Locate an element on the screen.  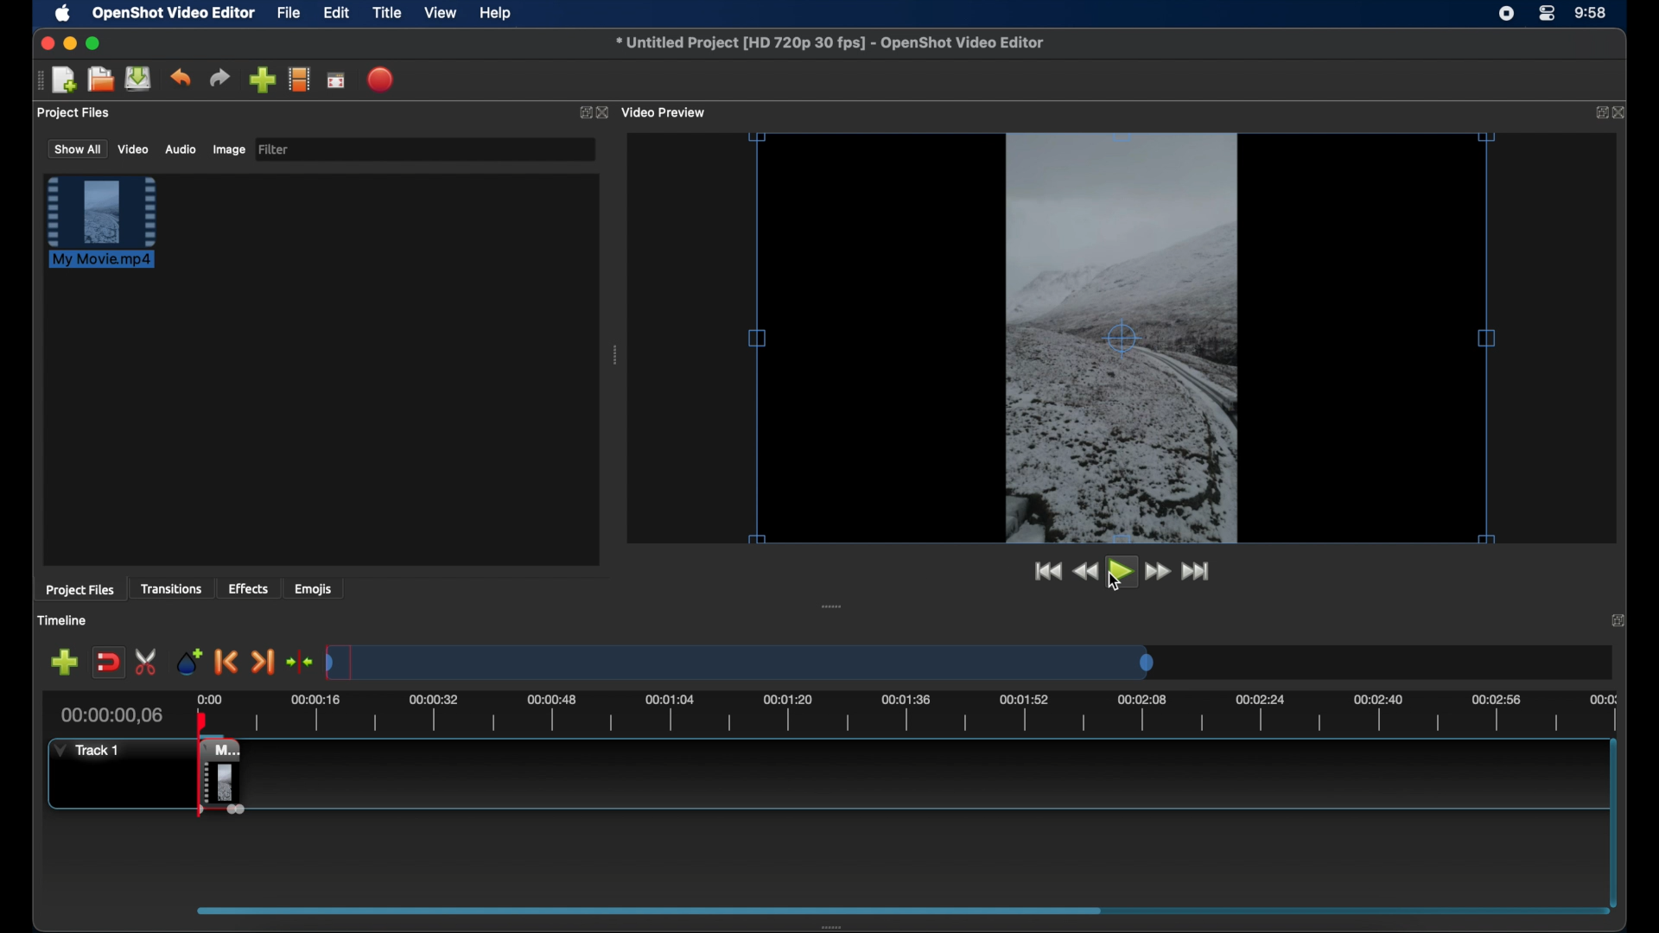
current time indicator is located at coordinates (112, 715).